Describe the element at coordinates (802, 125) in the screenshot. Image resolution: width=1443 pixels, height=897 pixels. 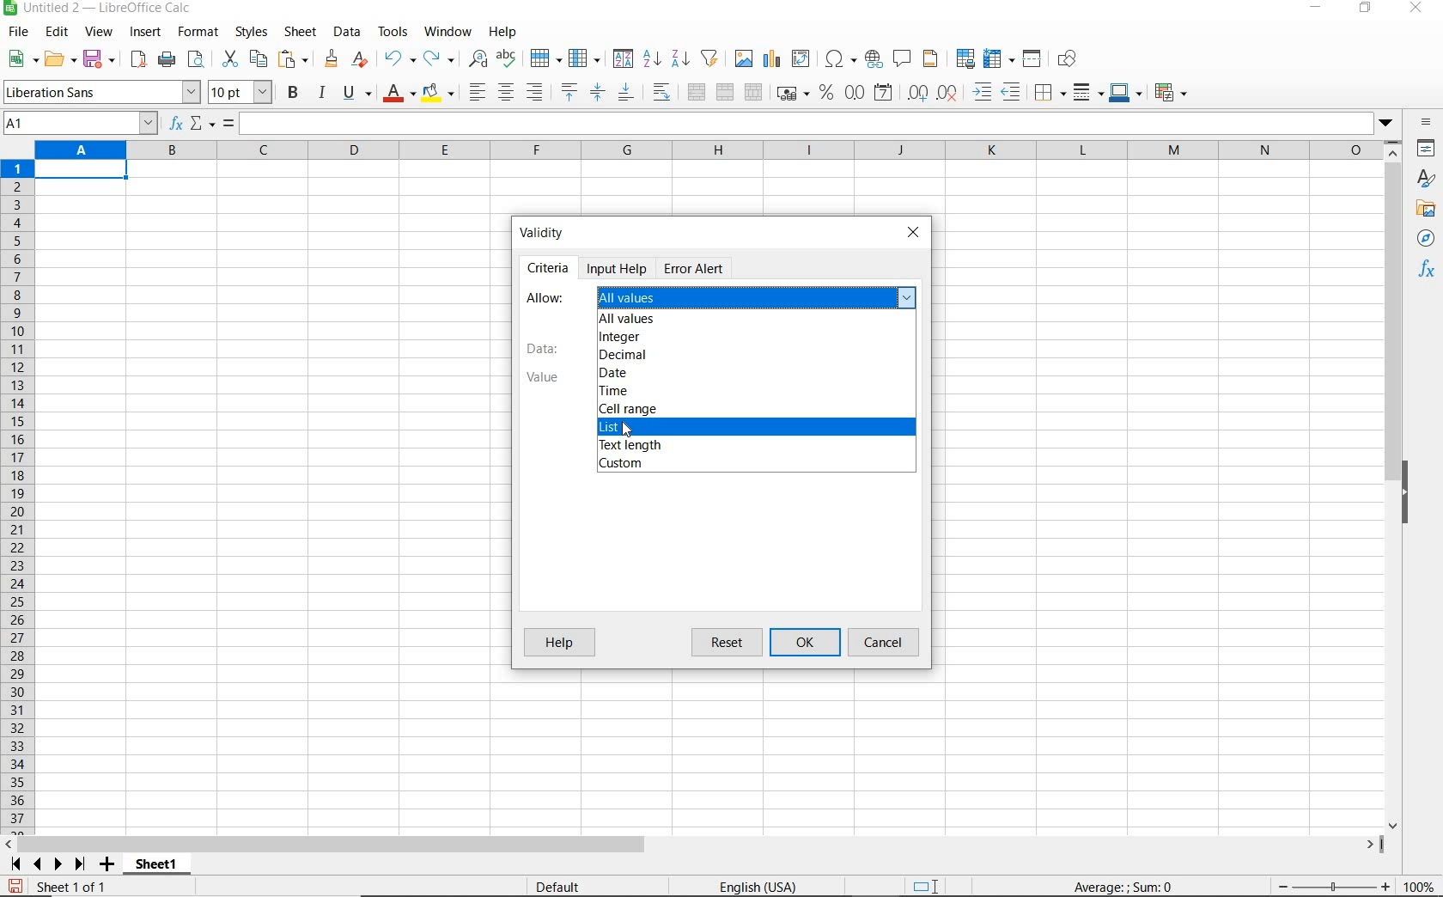
I see `expand formula bar/input line` at that location.